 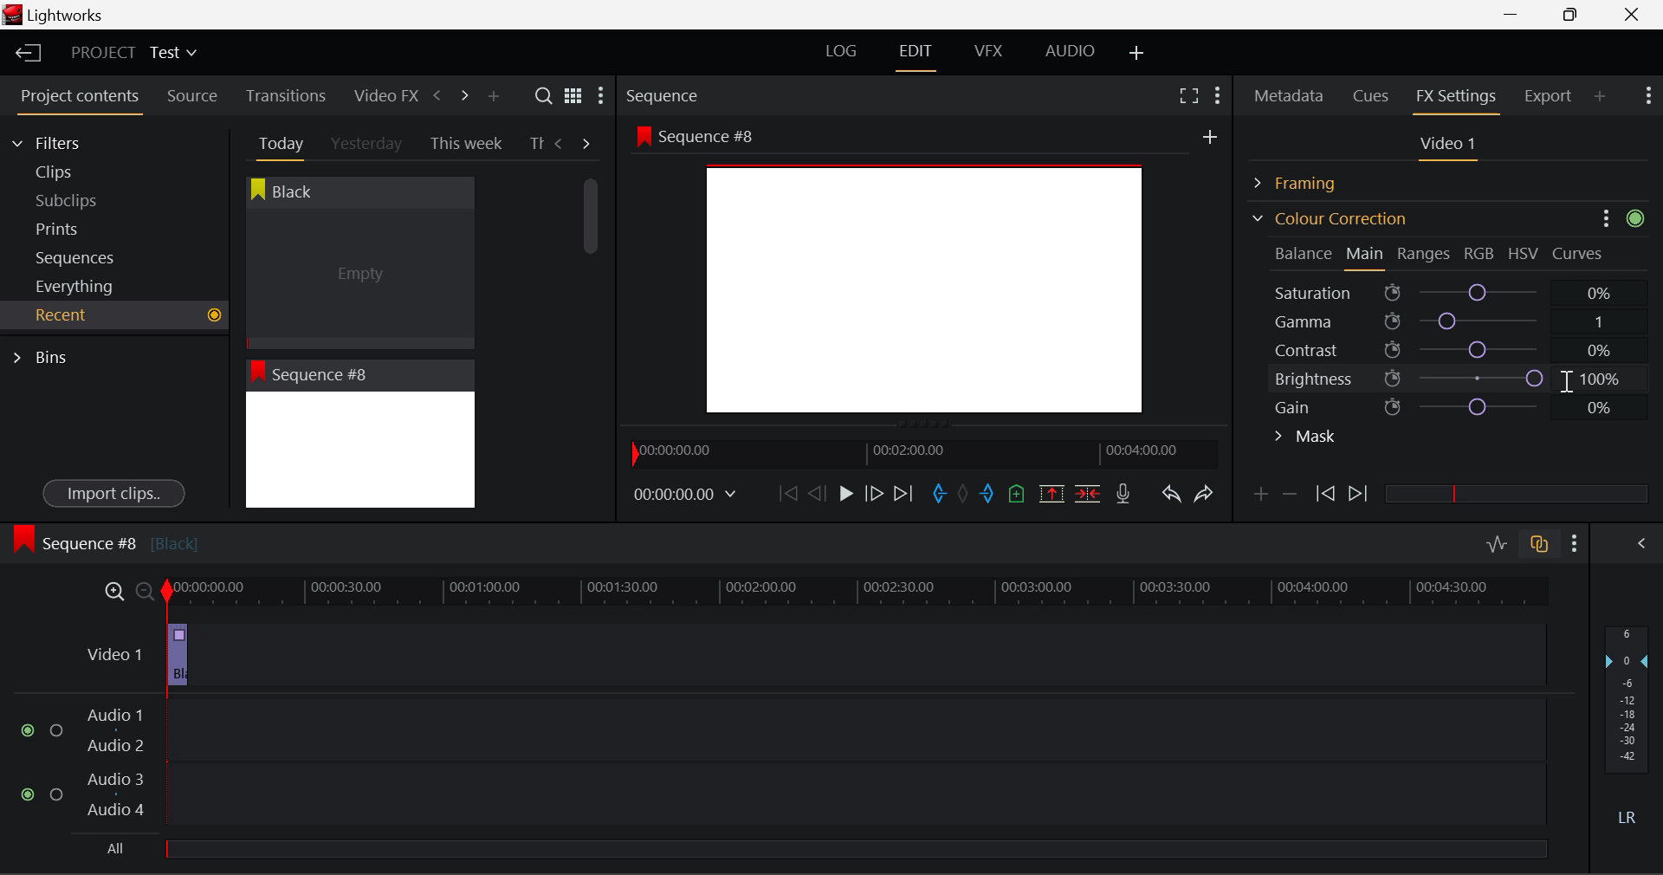 What do you see at coordinates (1575, 14) in the screenshot?
I see `Minimize` at bounding box center [1575, 14].